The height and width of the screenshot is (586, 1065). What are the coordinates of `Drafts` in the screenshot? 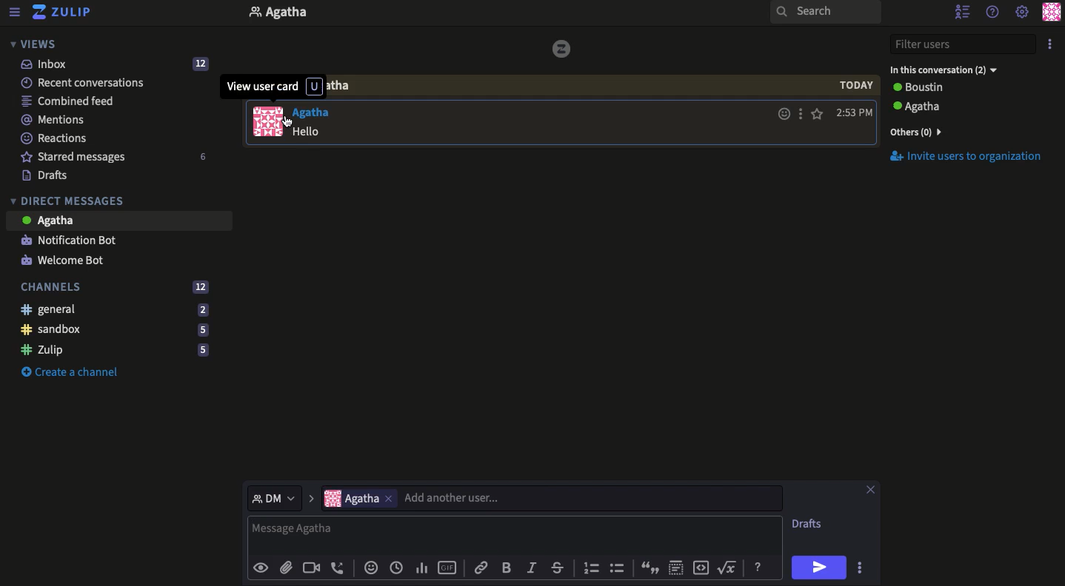 It's located at (50, 175).